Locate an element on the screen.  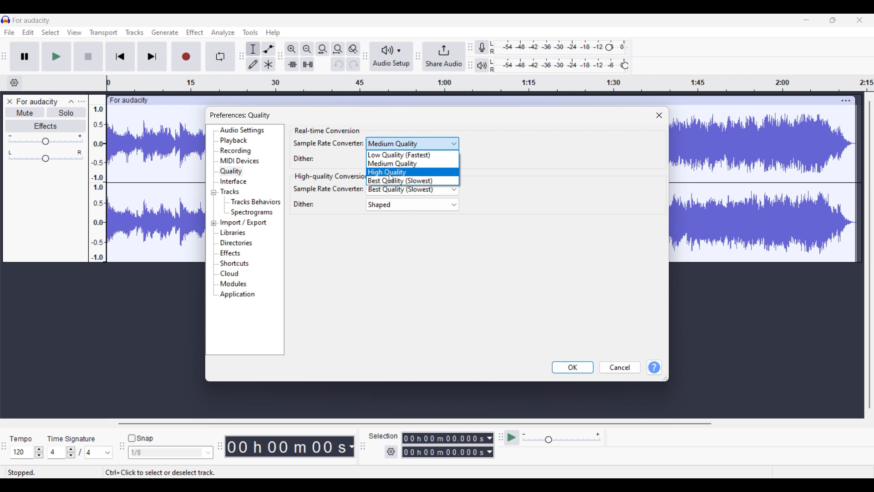
Play/Play once is located at coordinates (56, 56).